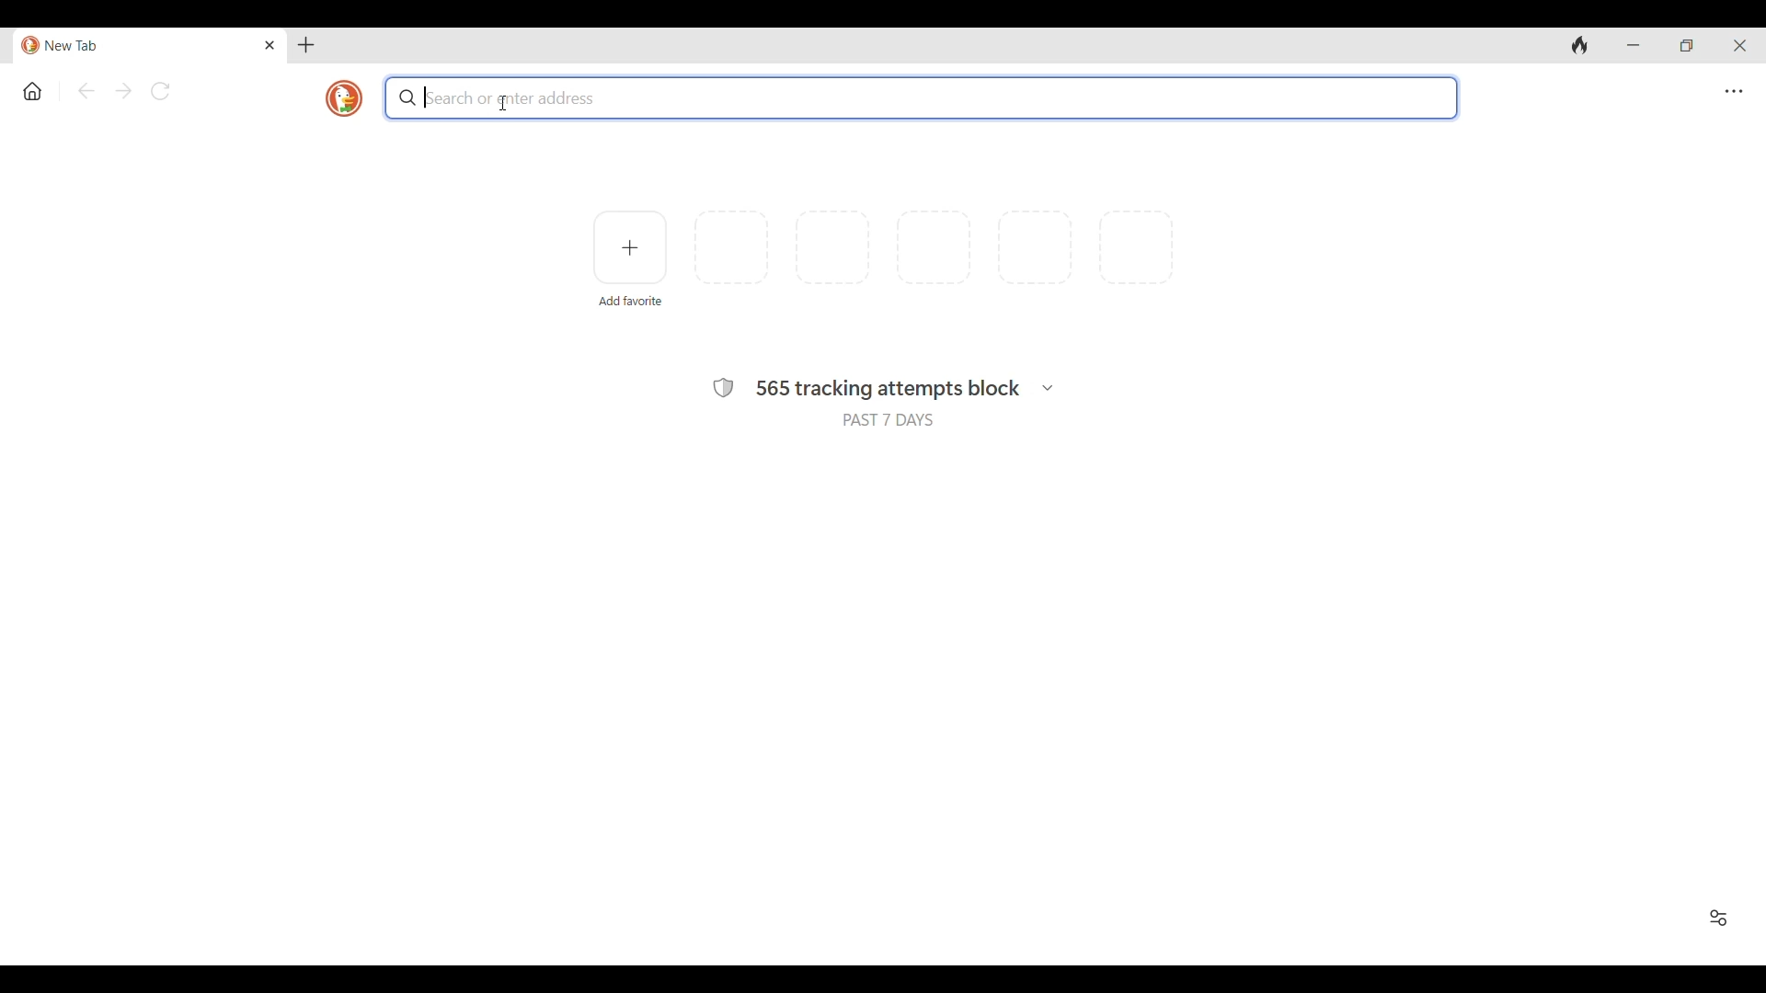  Describe the element at coordinates (934, 247) in the screenshot. I see `Space for adding more site shortcuts` at that location.